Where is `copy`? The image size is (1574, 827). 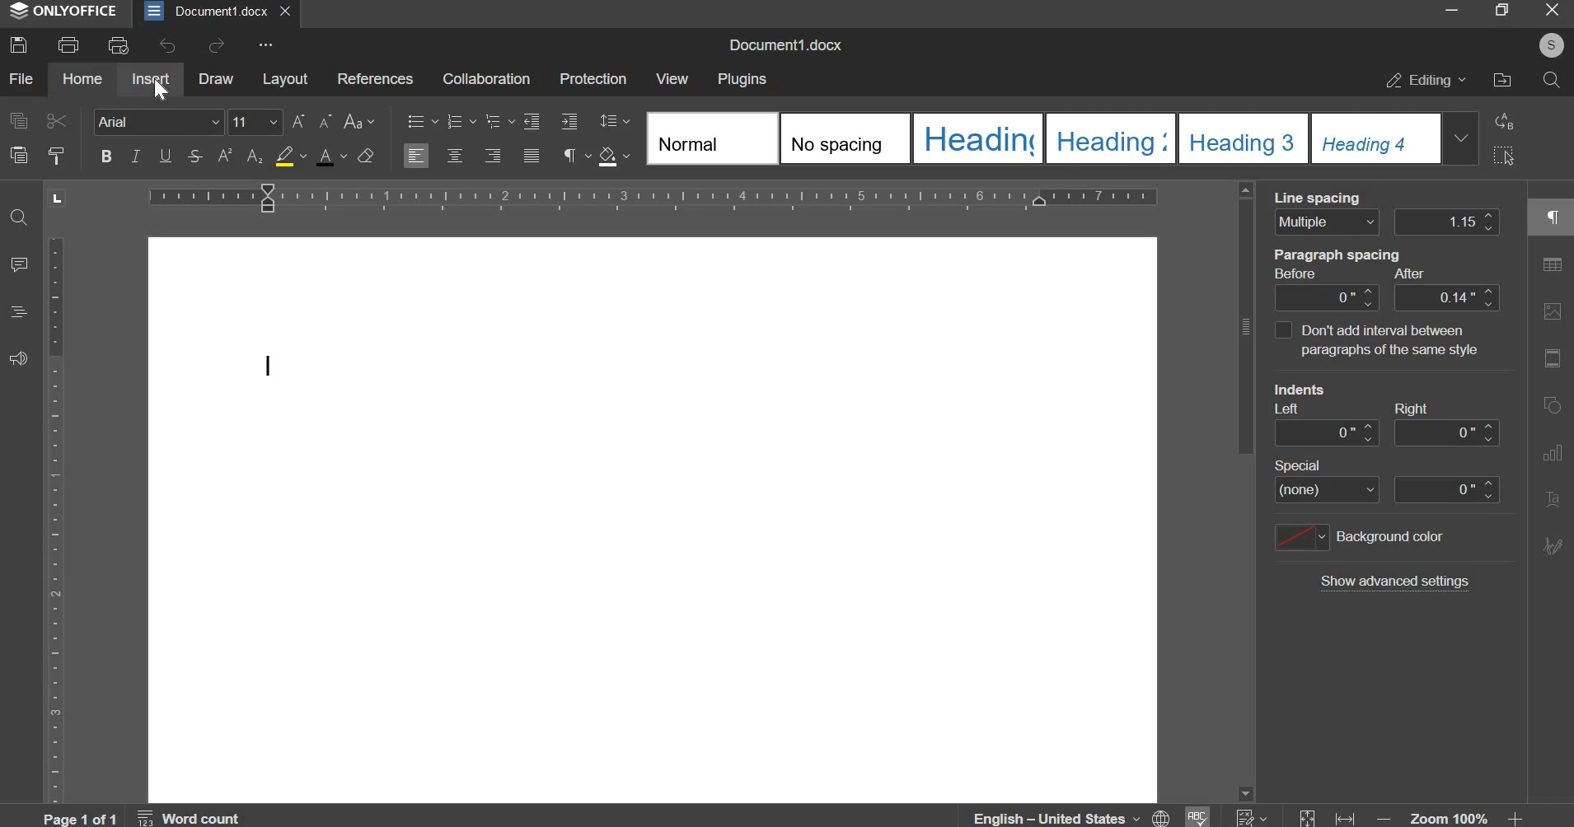 copy is located at coordinates (16, 120).